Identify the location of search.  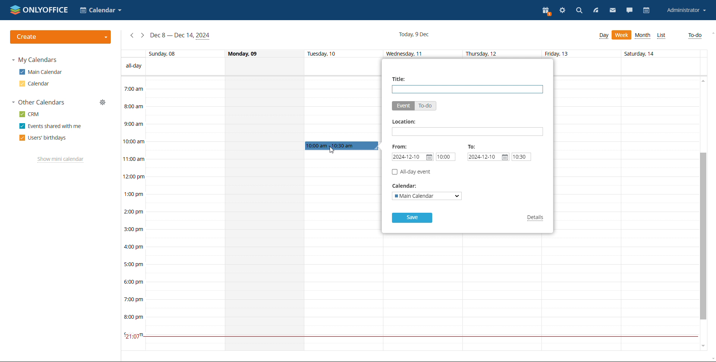
(579, 12).